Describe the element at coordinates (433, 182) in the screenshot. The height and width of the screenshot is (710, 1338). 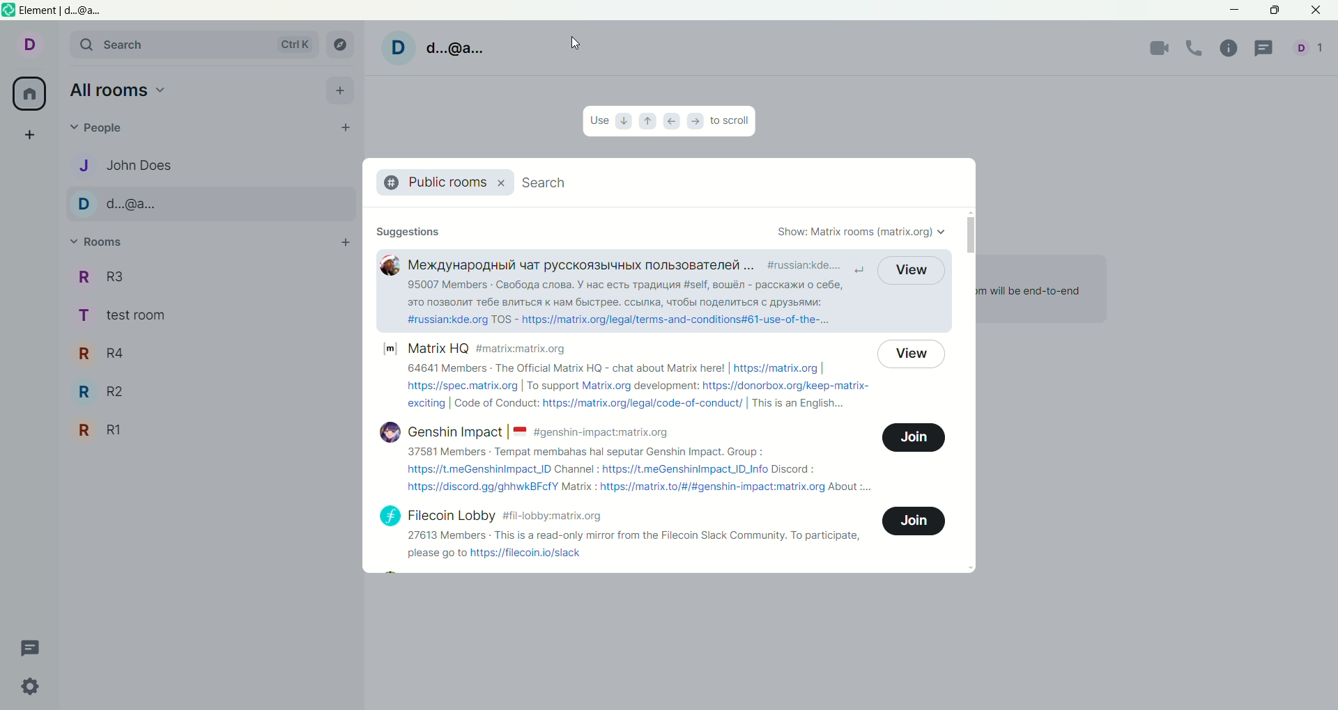
I see `public rooms` at that location.